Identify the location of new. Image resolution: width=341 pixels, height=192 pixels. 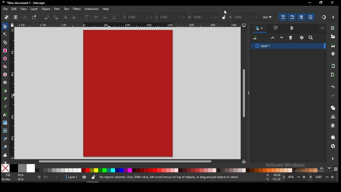
(332, 28).